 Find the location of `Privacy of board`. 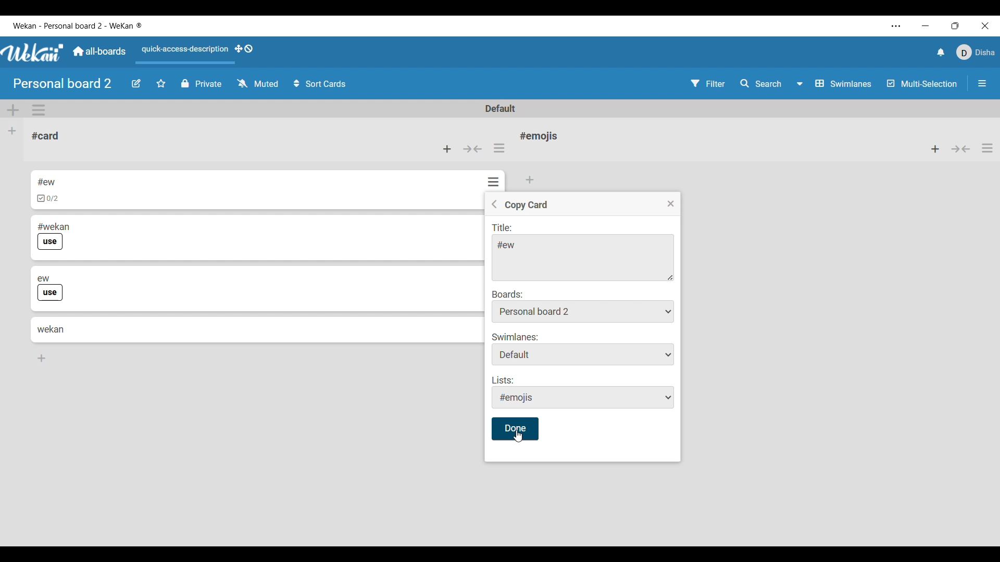

Privacy of board is located at coordinates (202, 83).